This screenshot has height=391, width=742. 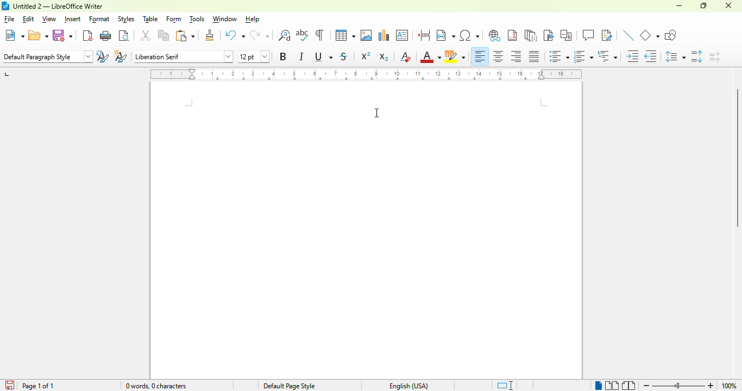 What do you see at coordinates (319, 36) in the screenshot?
I see `toggle formatting marks` at bounding box center [319, 36].